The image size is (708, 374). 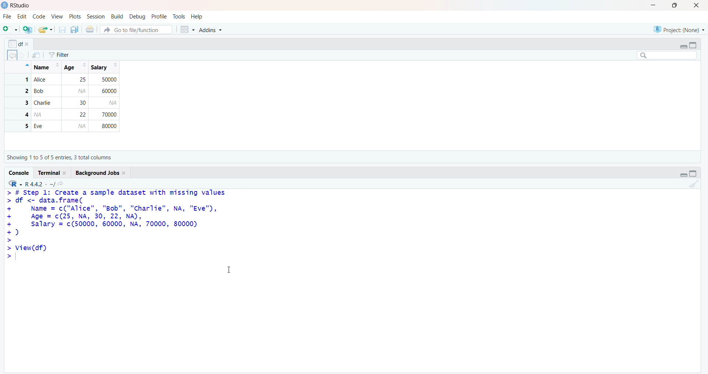 I want to click on Console, so click(x=18, y=173).